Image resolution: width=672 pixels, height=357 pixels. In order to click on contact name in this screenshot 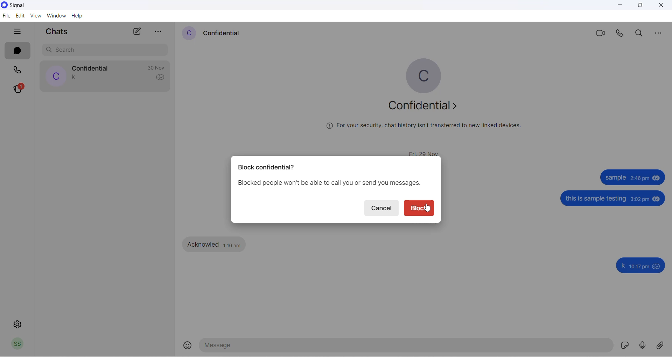, I will do `click(226, 34)`.